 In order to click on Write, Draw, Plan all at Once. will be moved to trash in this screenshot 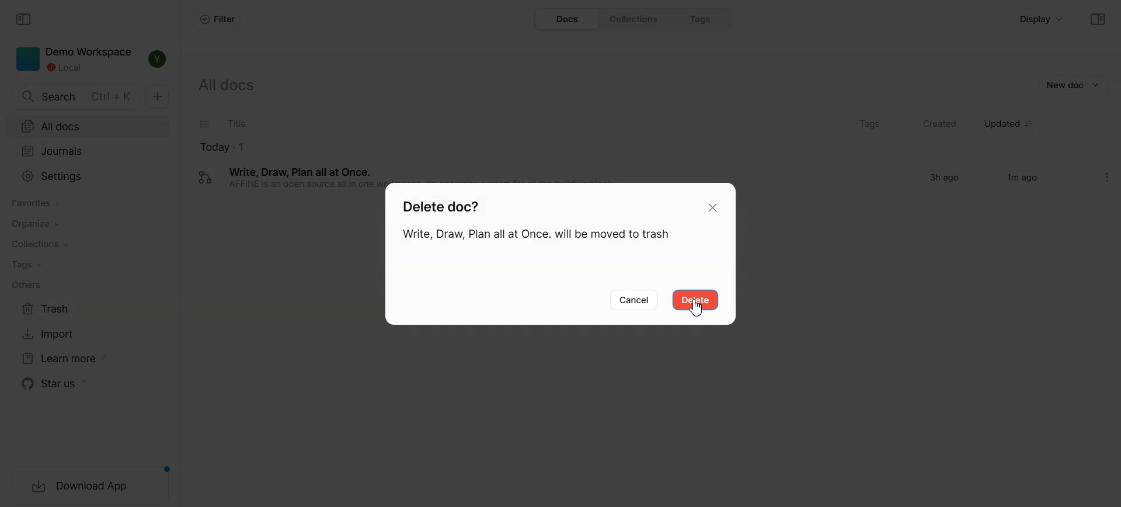, I will do `click(539, 237)`.